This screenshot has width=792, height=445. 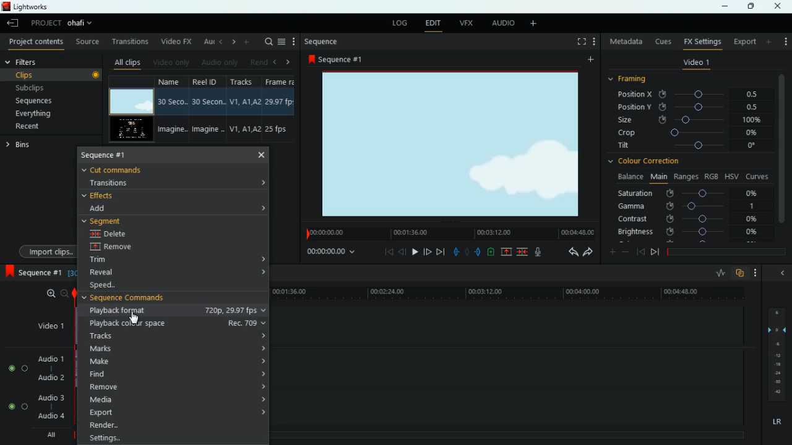 What do you see at coordinates (415, 252) in the screenshot?
I see `play` at bounding box center [415, 252].